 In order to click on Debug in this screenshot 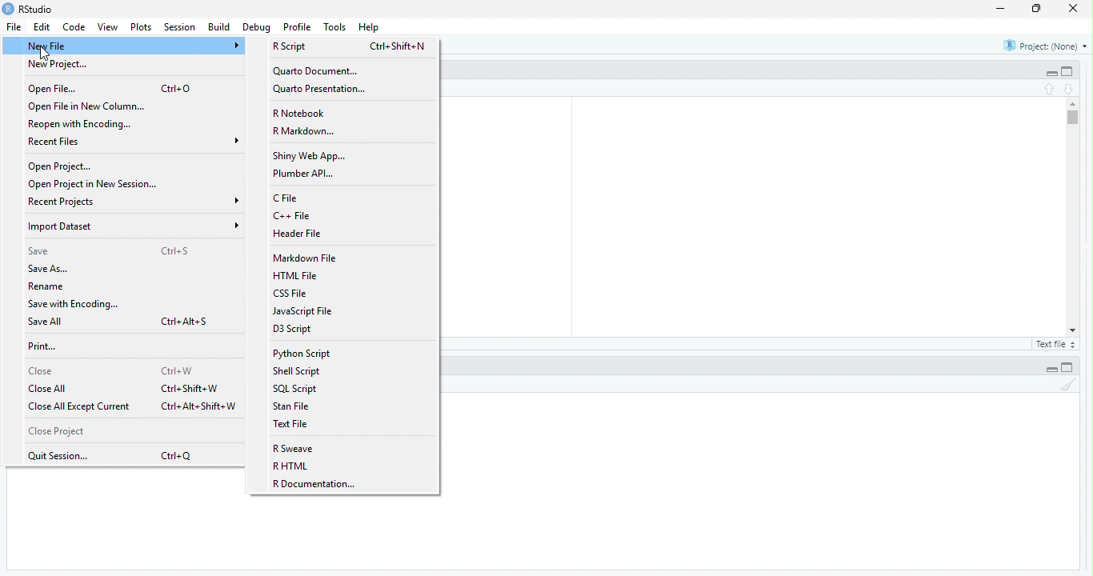, I will do `click(258, 28)`.